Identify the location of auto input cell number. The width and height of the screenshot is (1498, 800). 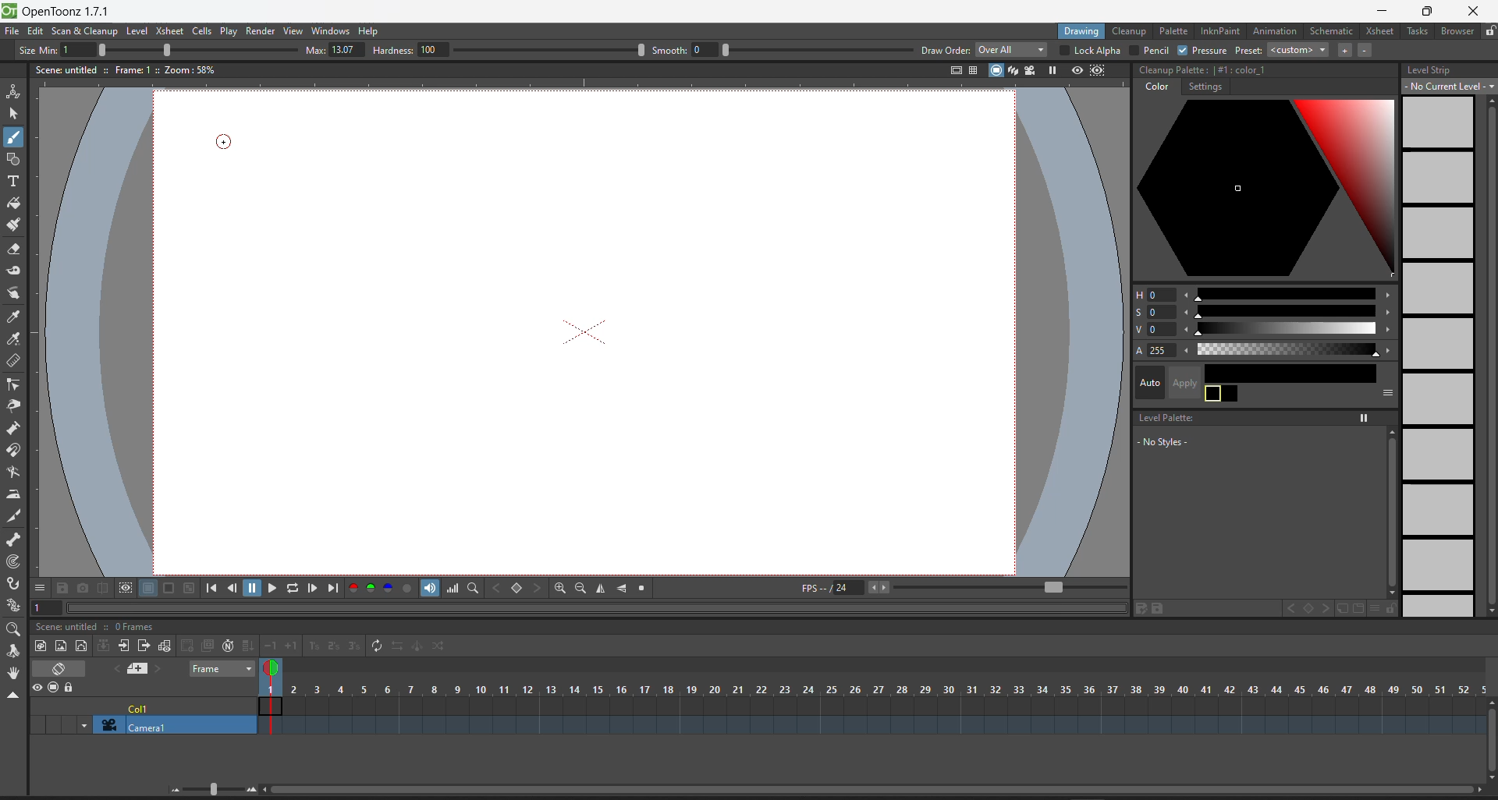
(226, 645).